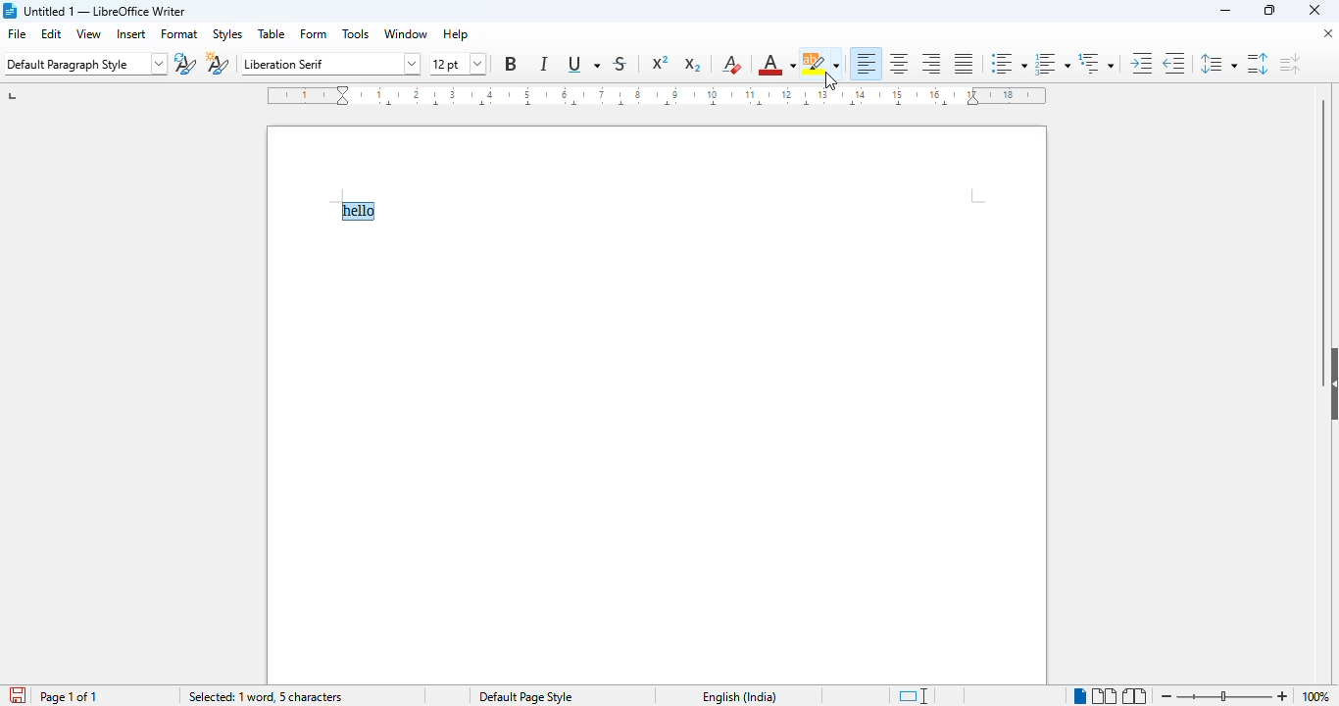 This screenshot has height=706, width=1339. Describe the element at coordinates (727, 697) in the screenshot. I see `text language` at that location.